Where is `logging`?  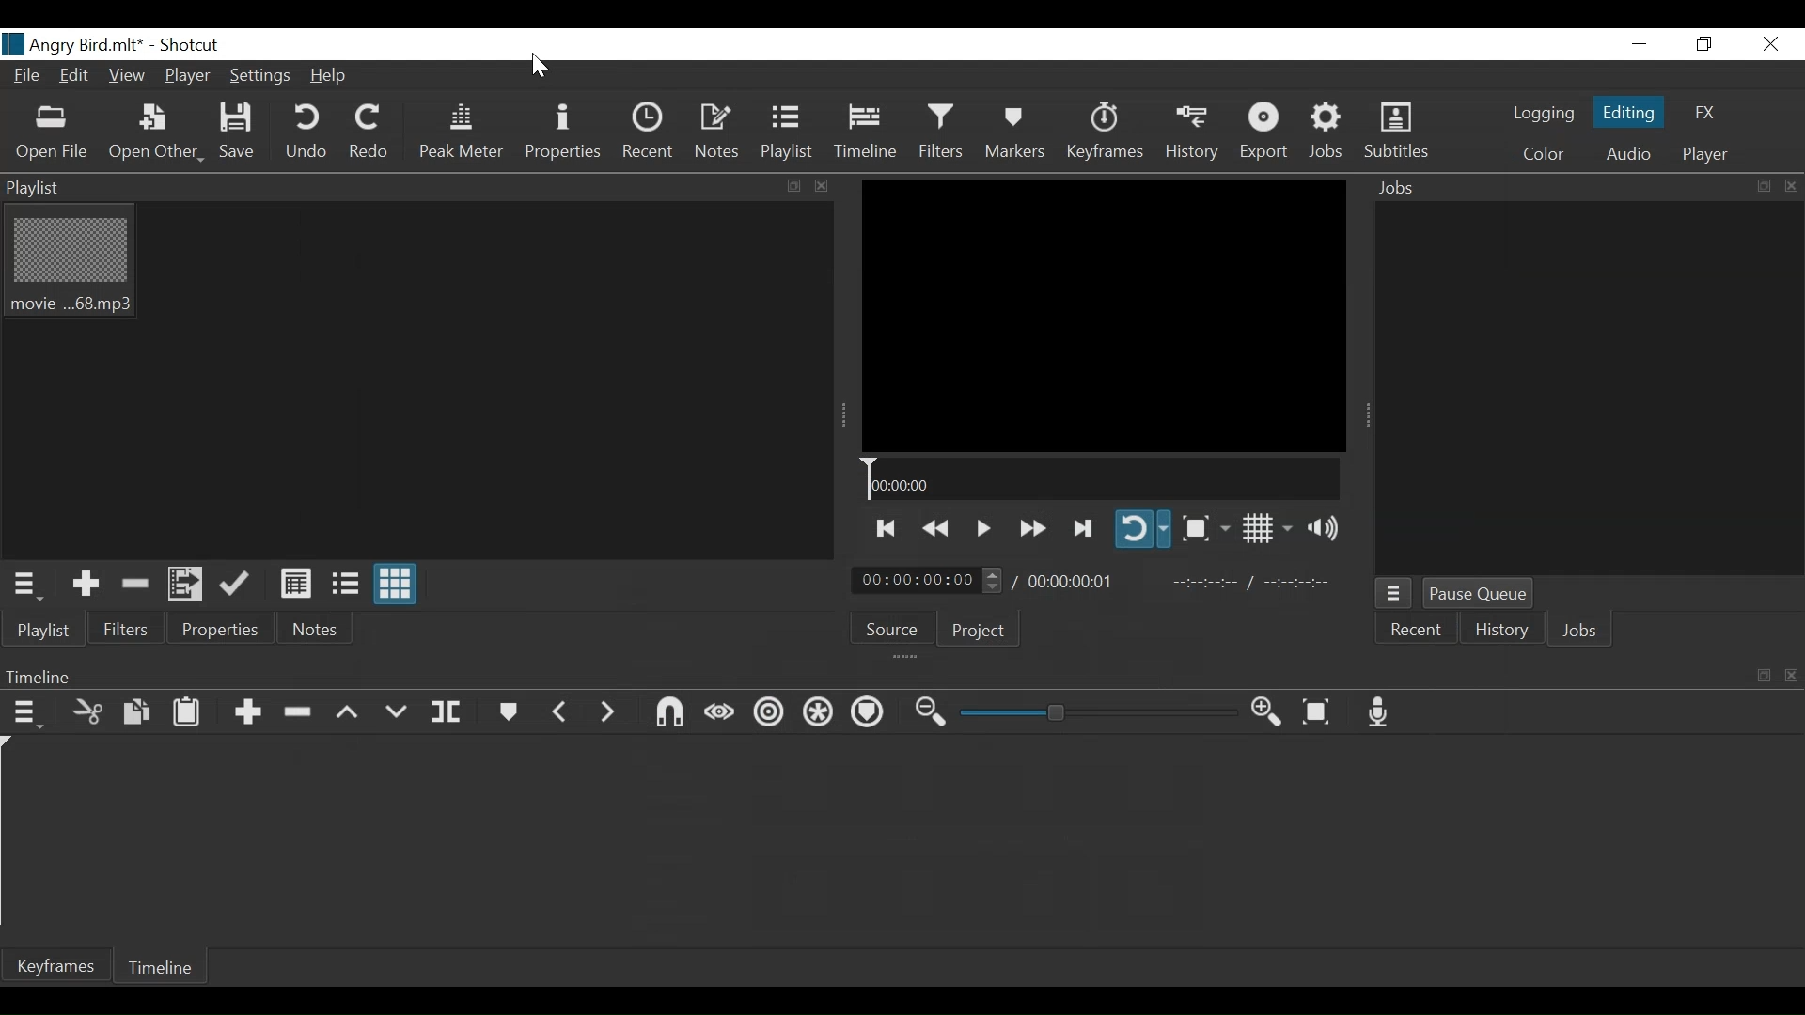 logging is located at coordinates (1541, 116).